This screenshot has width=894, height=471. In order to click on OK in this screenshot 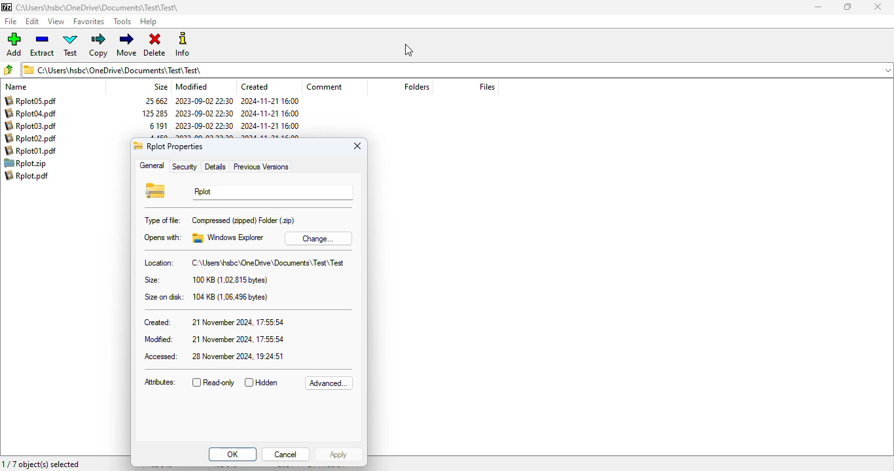, I will do `click(232, 455)`.